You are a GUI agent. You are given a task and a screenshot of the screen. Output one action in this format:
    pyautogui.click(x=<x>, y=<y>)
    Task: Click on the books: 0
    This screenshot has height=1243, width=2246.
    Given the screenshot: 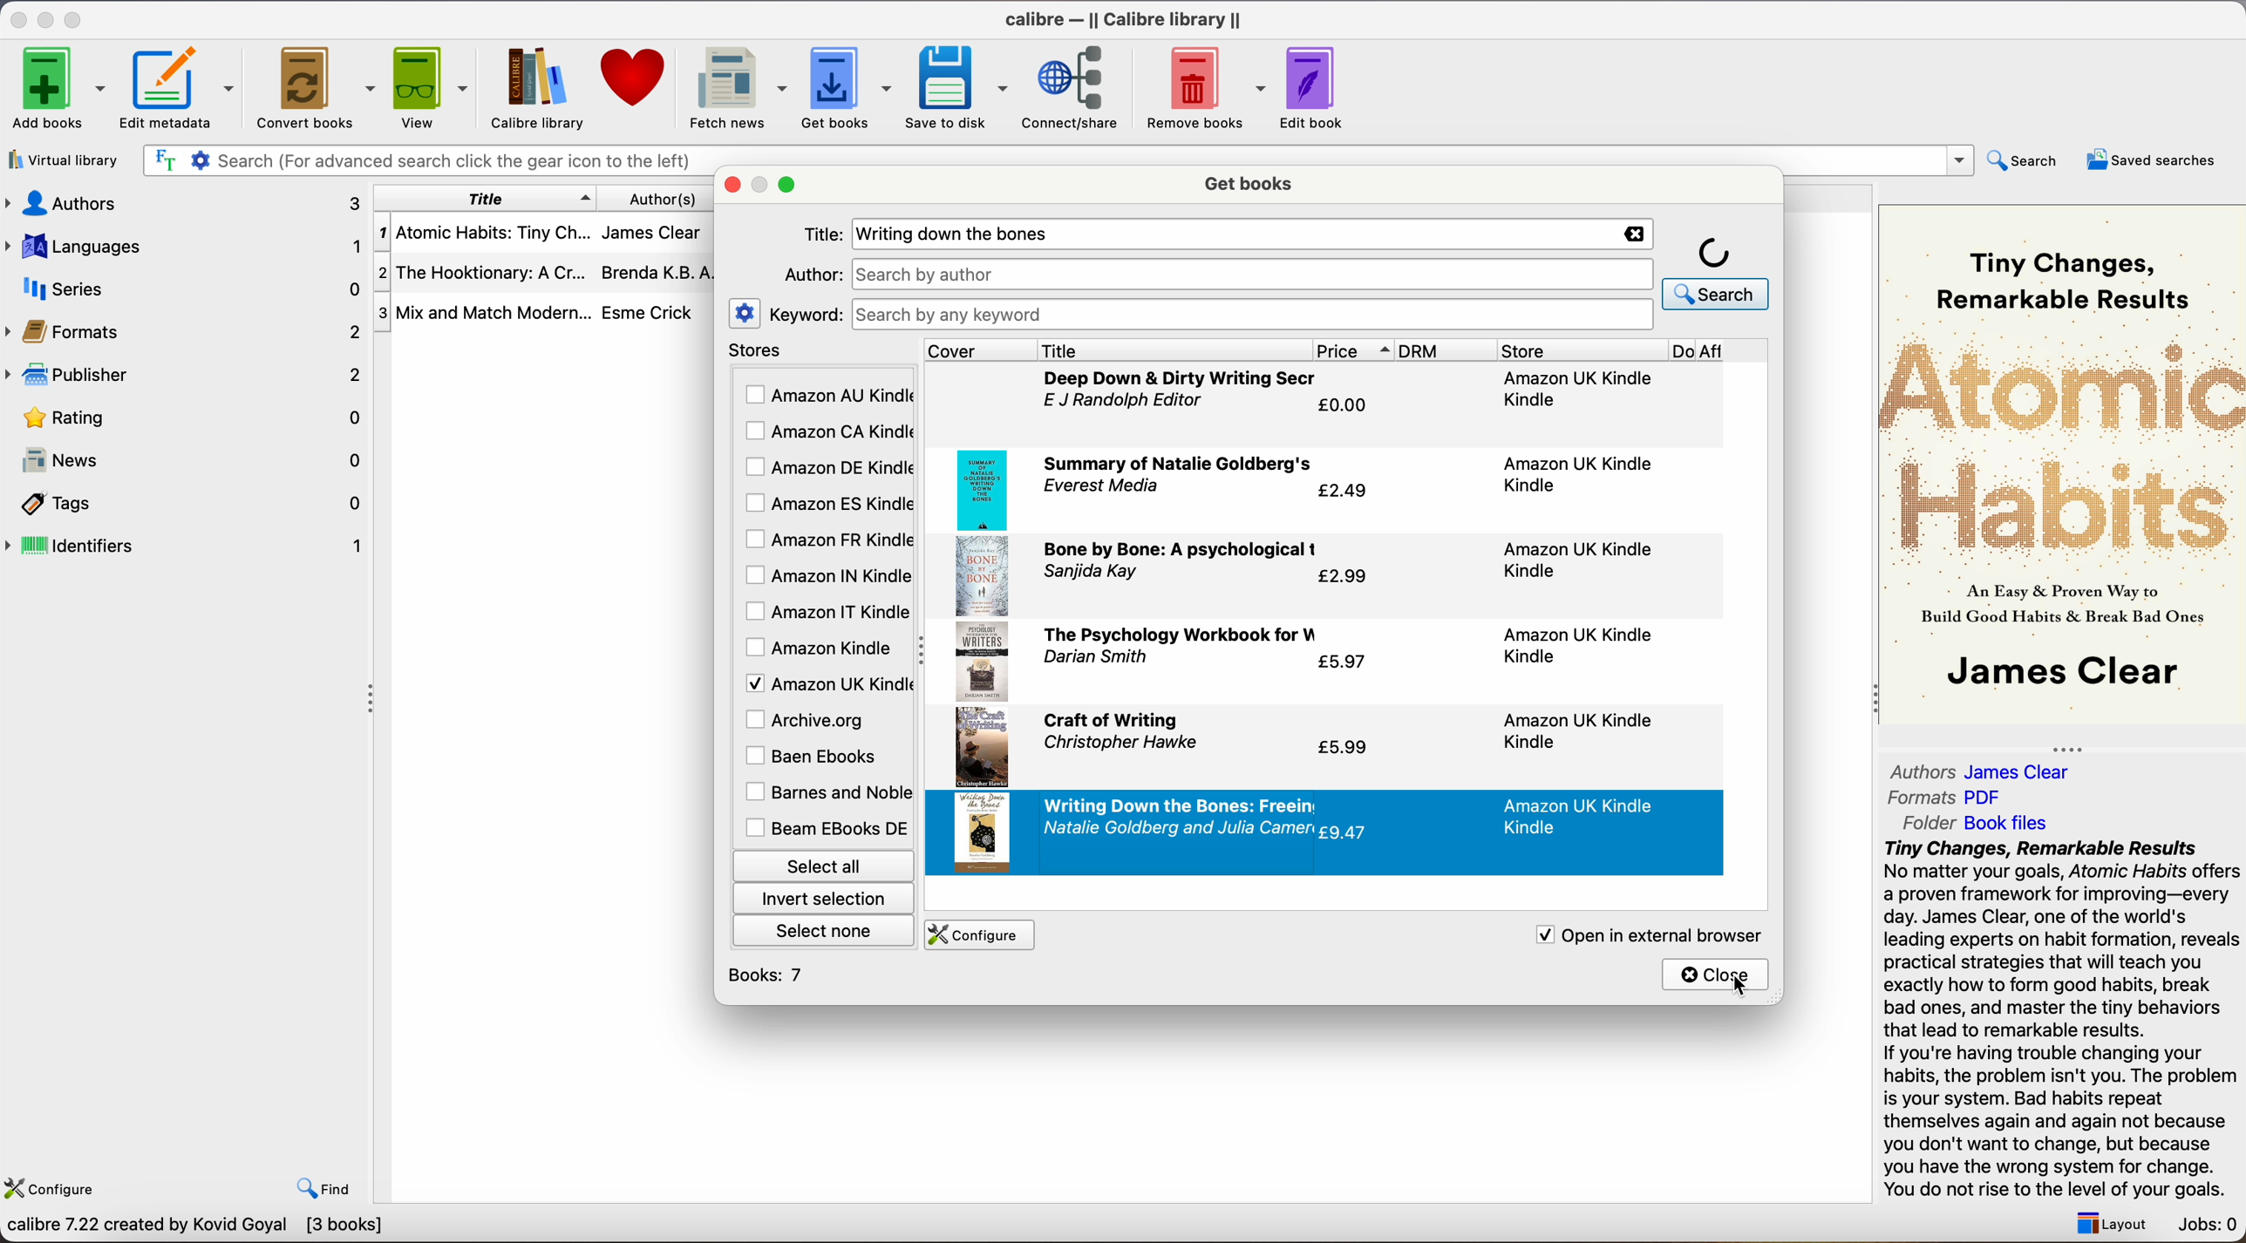 What is the action you would take?
    pyautogui.click(x=771, y=975)
    